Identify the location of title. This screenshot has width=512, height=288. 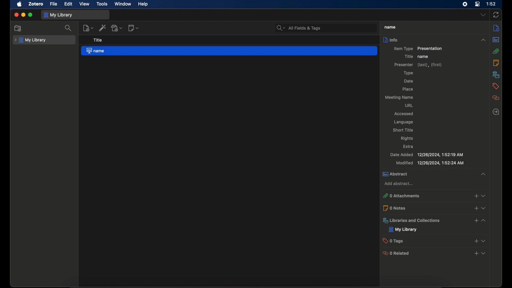
(97, 40).